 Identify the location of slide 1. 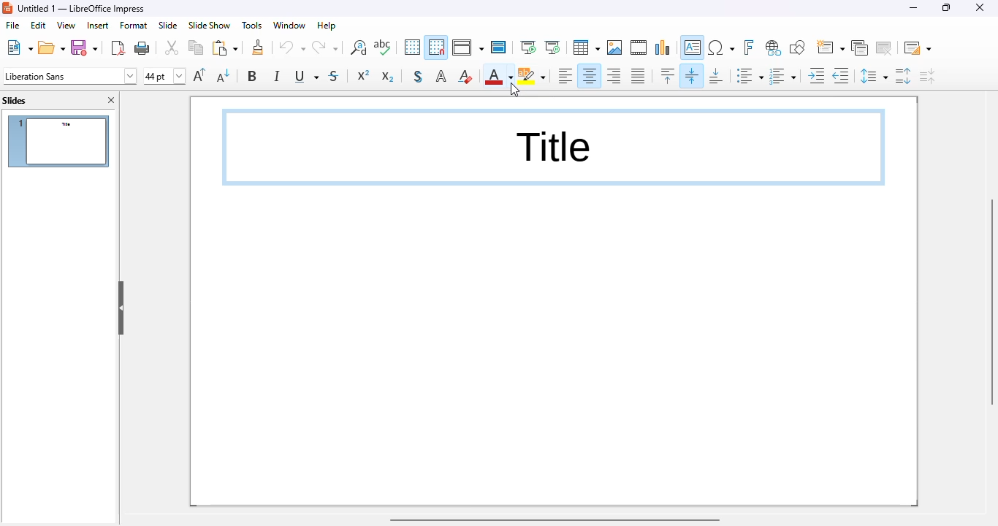
(58, 141).